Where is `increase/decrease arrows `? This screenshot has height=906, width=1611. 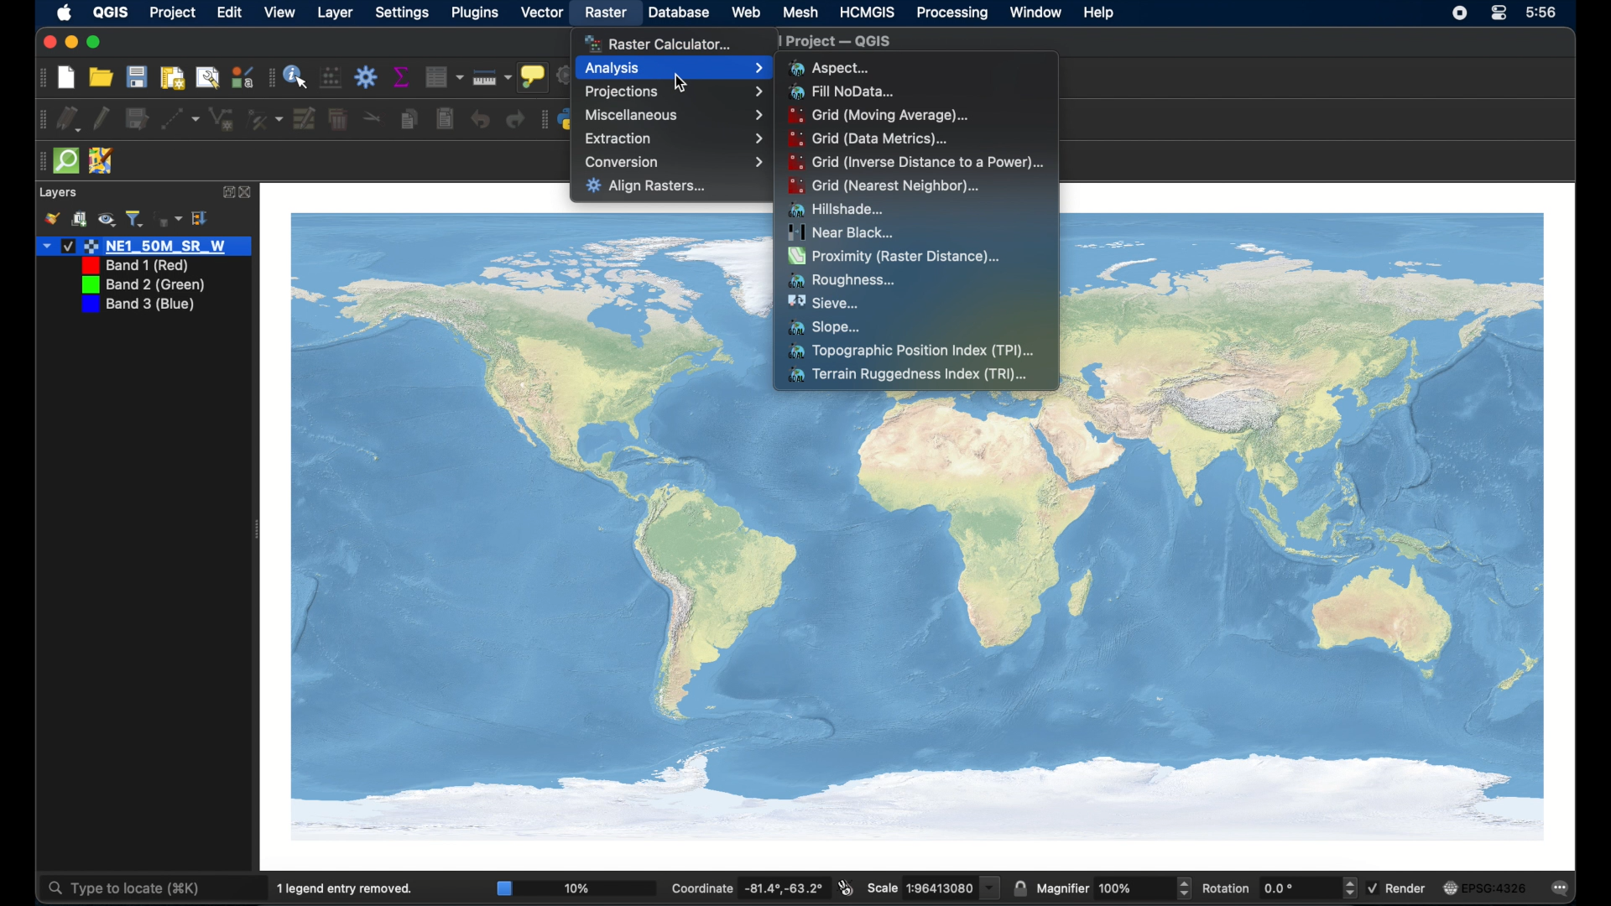 increase/decrease arrows  is located at coordinates (1350, 888).